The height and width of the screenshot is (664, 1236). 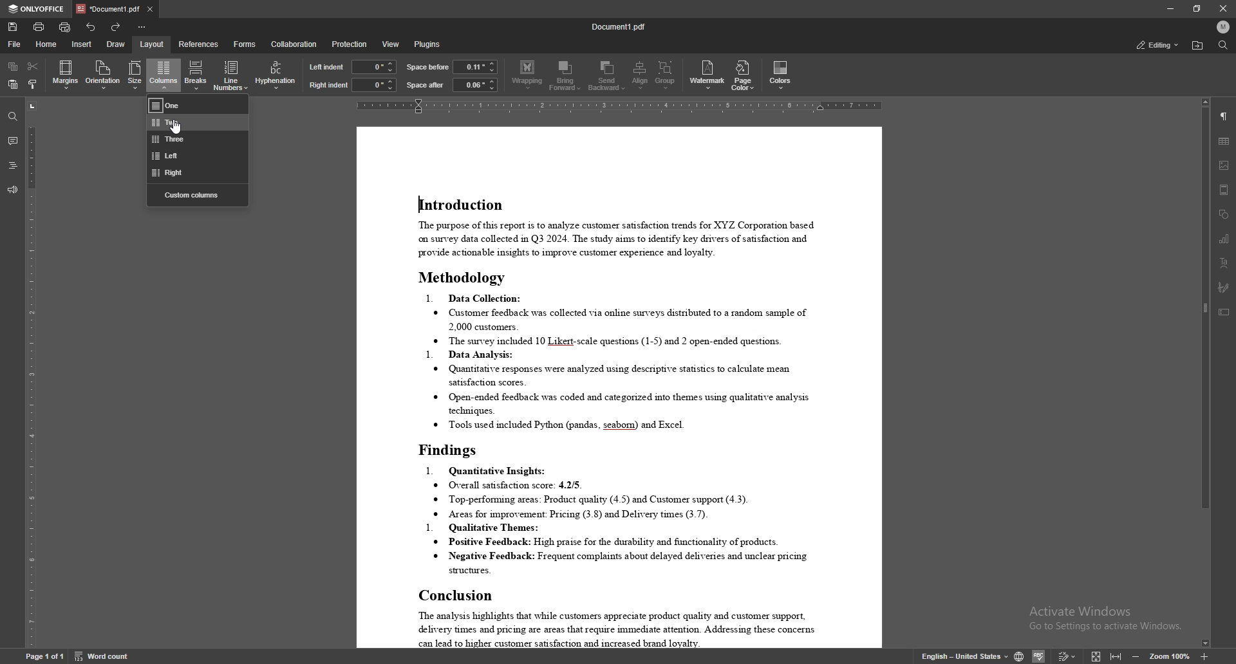 I want to click on page color, so click(x=742, y=75).